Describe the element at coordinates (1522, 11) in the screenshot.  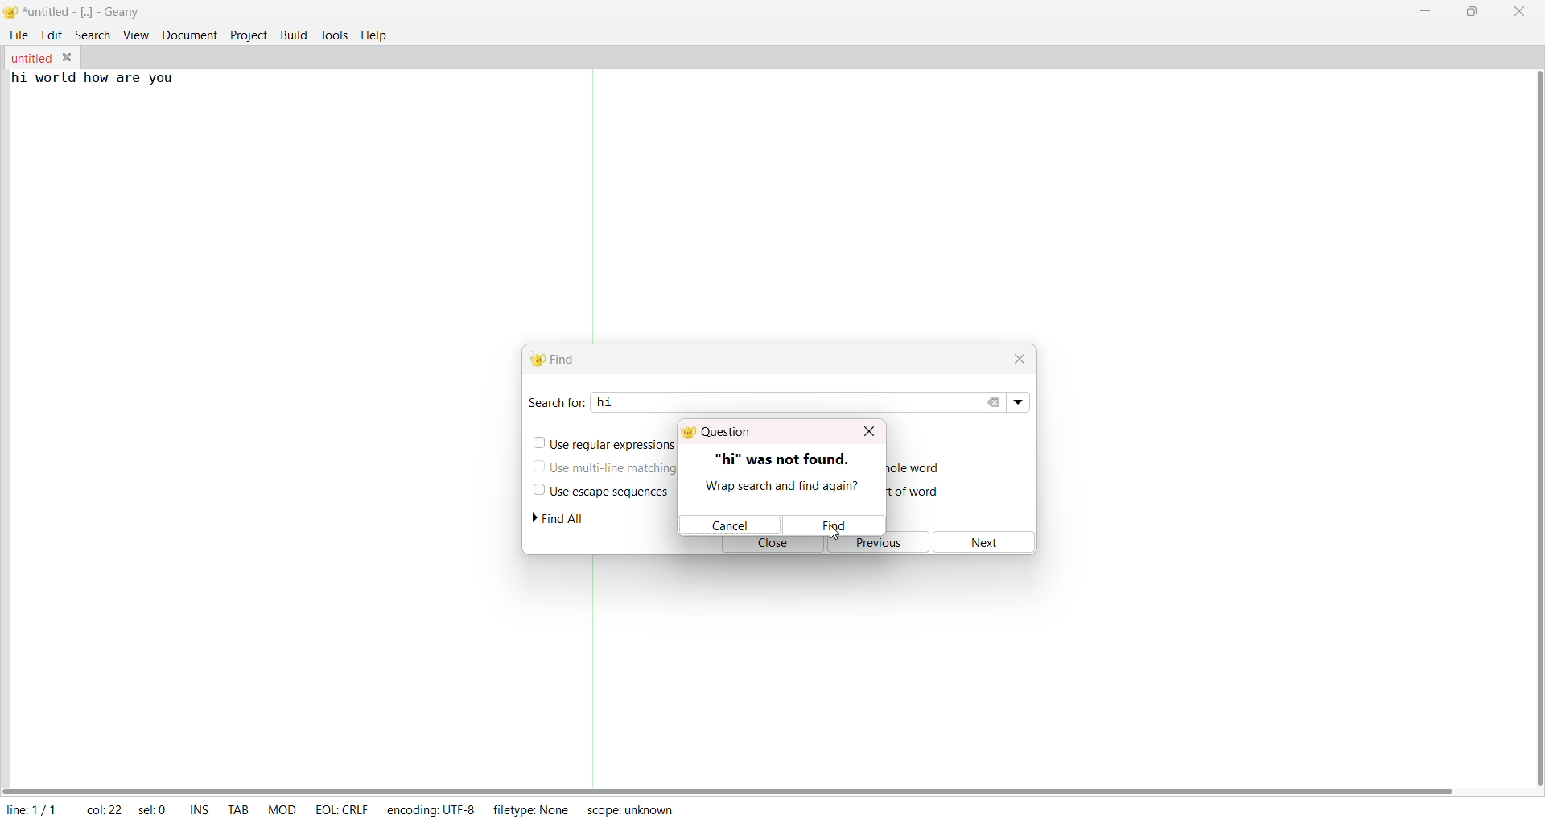
I see `close` at that location.